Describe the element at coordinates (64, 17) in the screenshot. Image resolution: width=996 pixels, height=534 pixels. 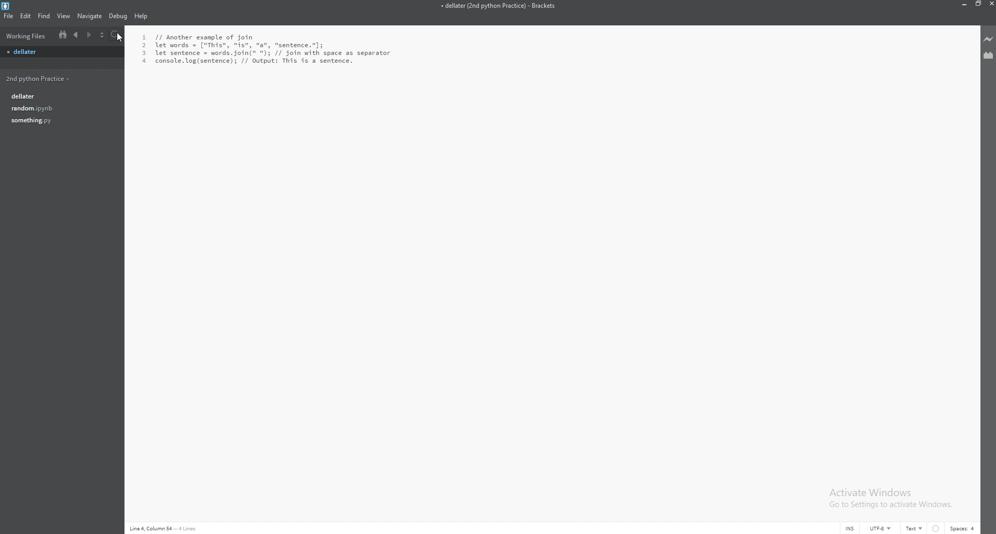
I see `view` at that location.